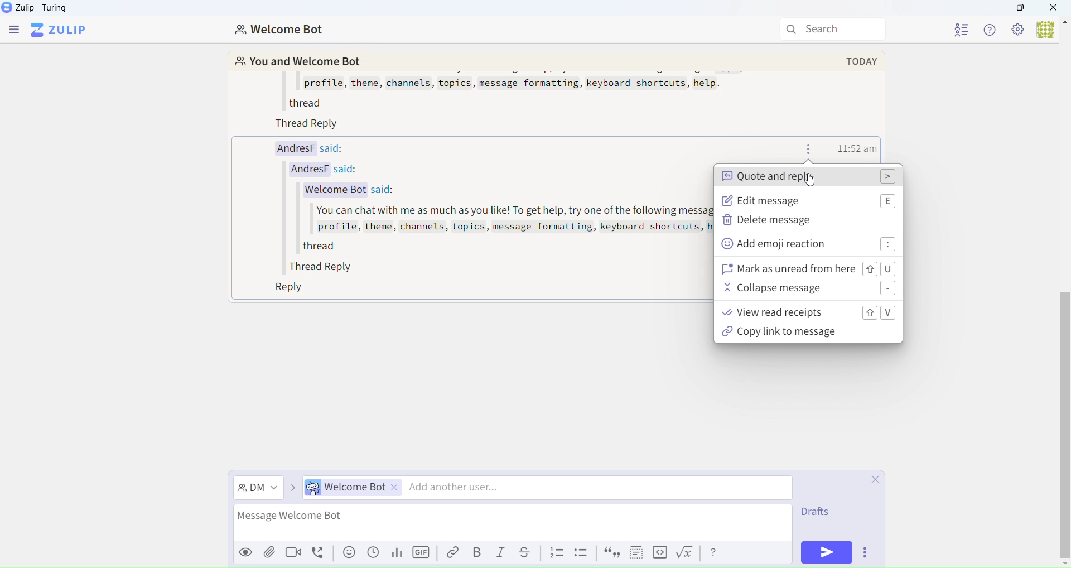 The height and width of the screenshot is (568, 1071). Describe the element at coordinates (502, 552) in the screenshot. I see `Italic` at that location.